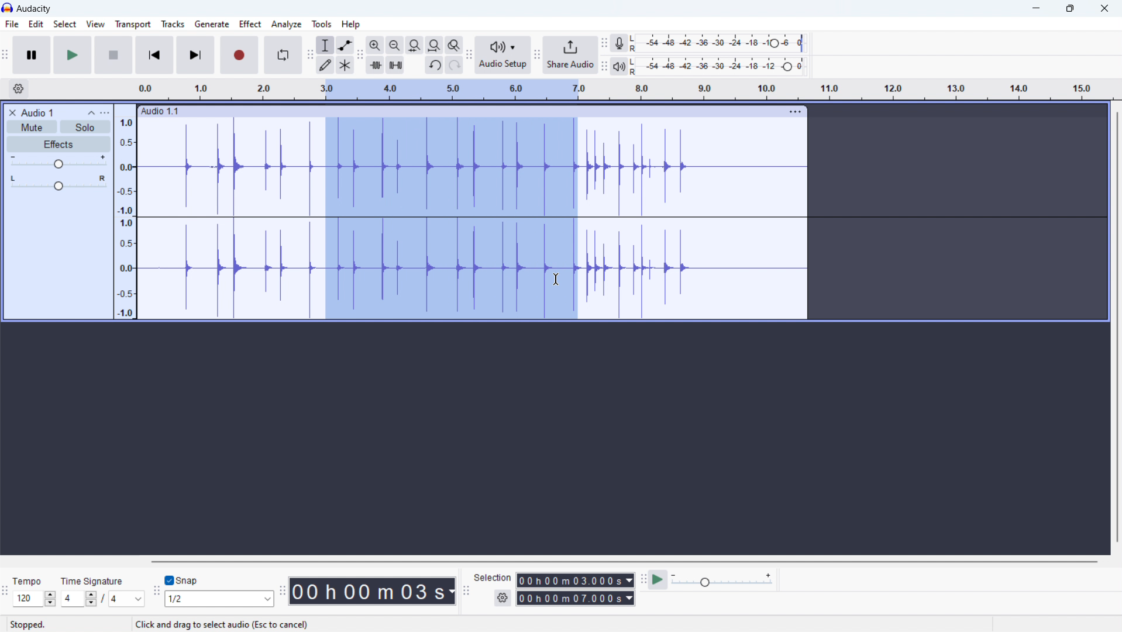 This screenshot has height=632, width=1122. Describe the element at coordinates (250, 24) in the screenshot. I see `effect` at that location.